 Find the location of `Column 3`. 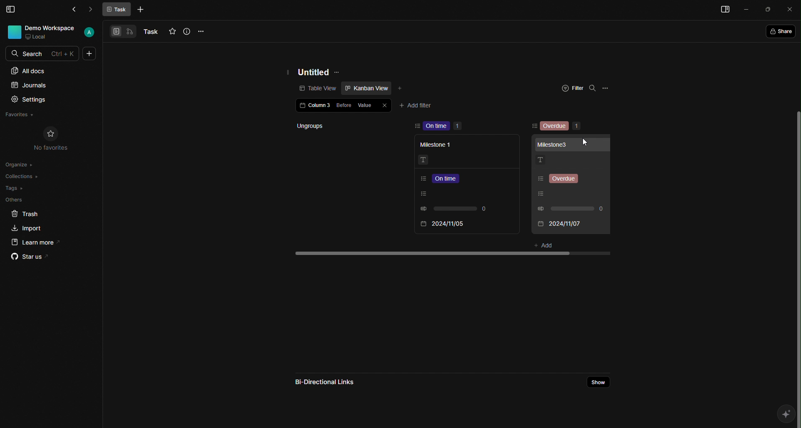

Column 3 is located at coordinates (313, 106).